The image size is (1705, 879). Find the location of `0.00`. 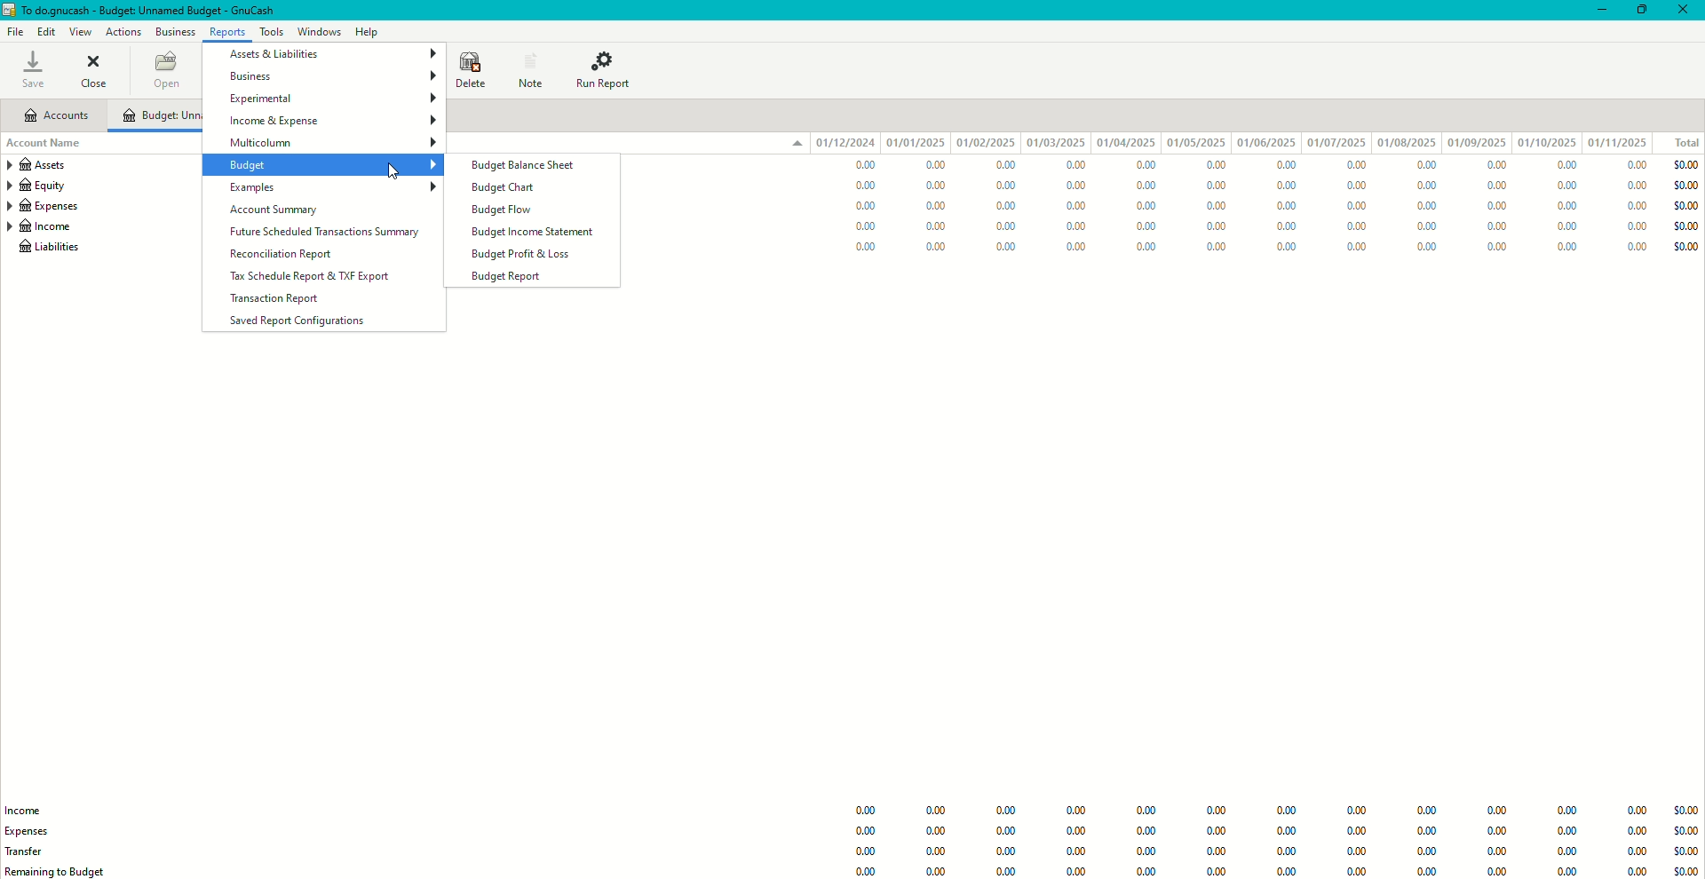

0.00 is located at coordinates (1636, 227).